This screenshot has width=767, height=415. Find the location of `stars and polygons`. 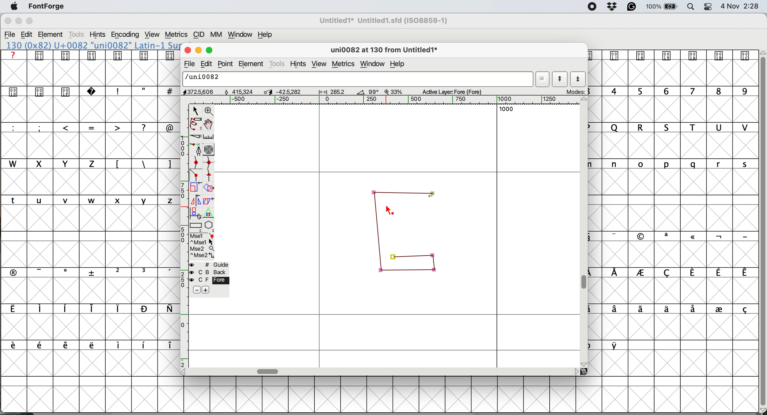

stars and polygons is located at coordinates (210, 227).